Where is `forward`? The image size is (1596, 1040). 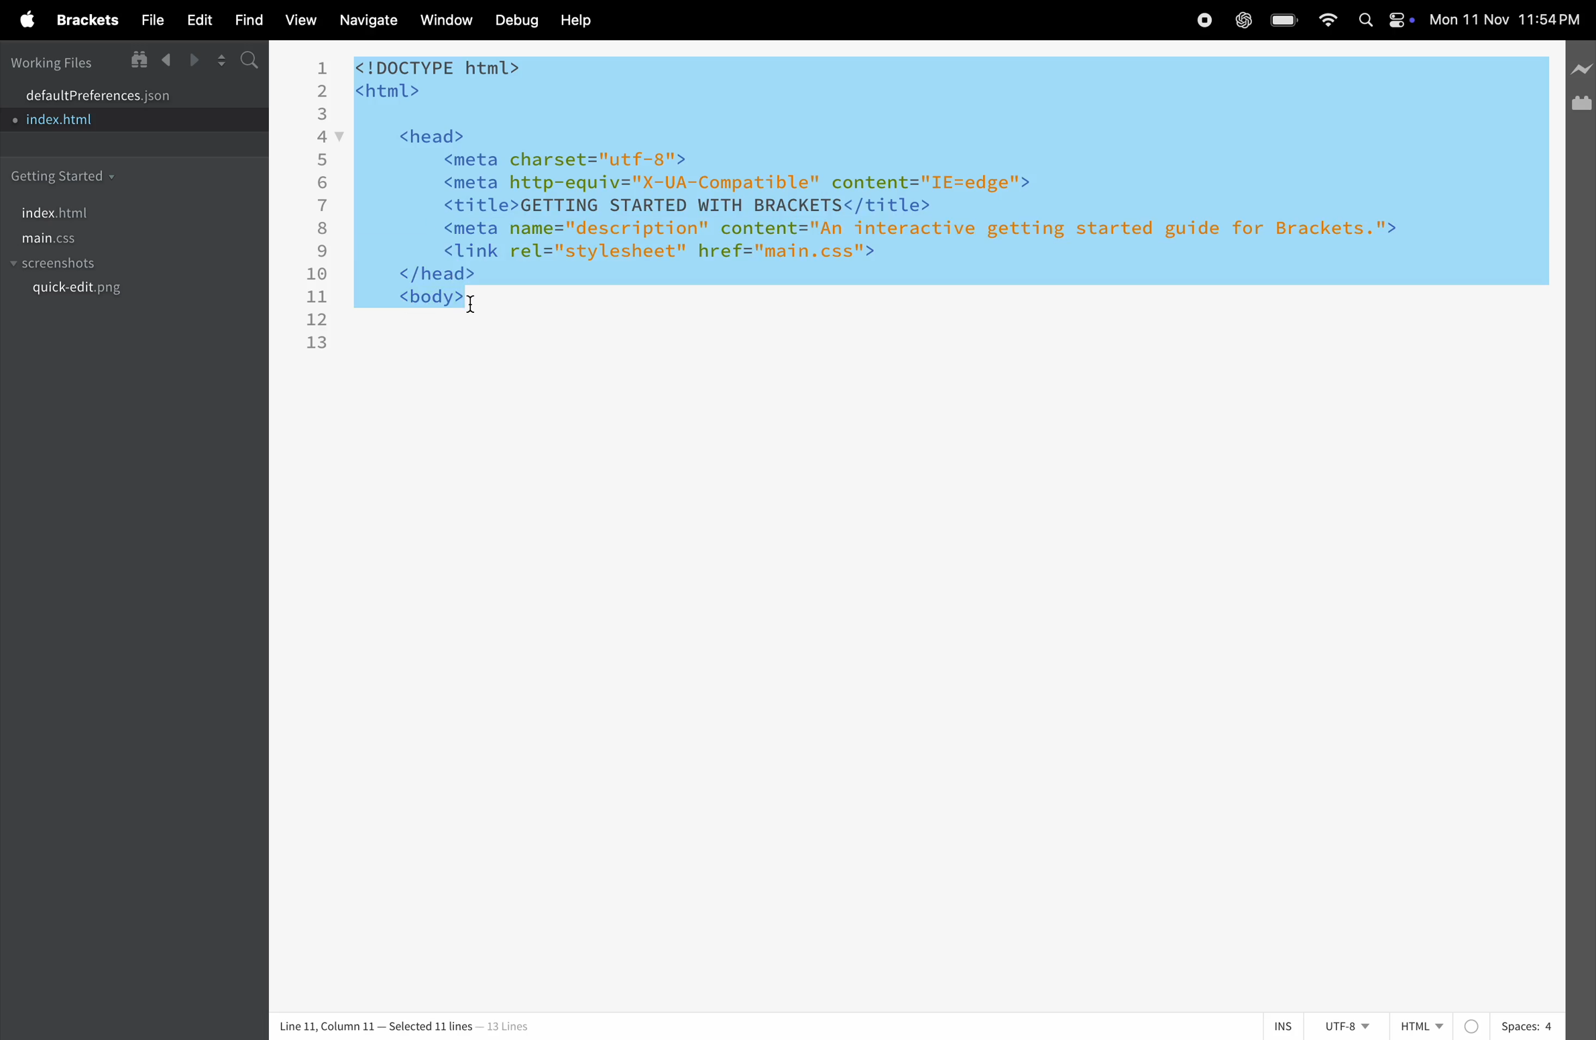
forward is located at coordinates (195, 60).